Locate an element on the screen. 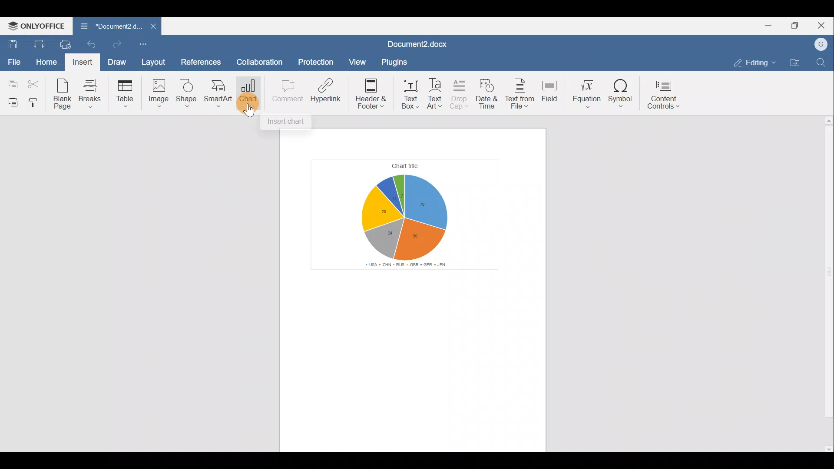  Copy is located at coordinates (11, 83).